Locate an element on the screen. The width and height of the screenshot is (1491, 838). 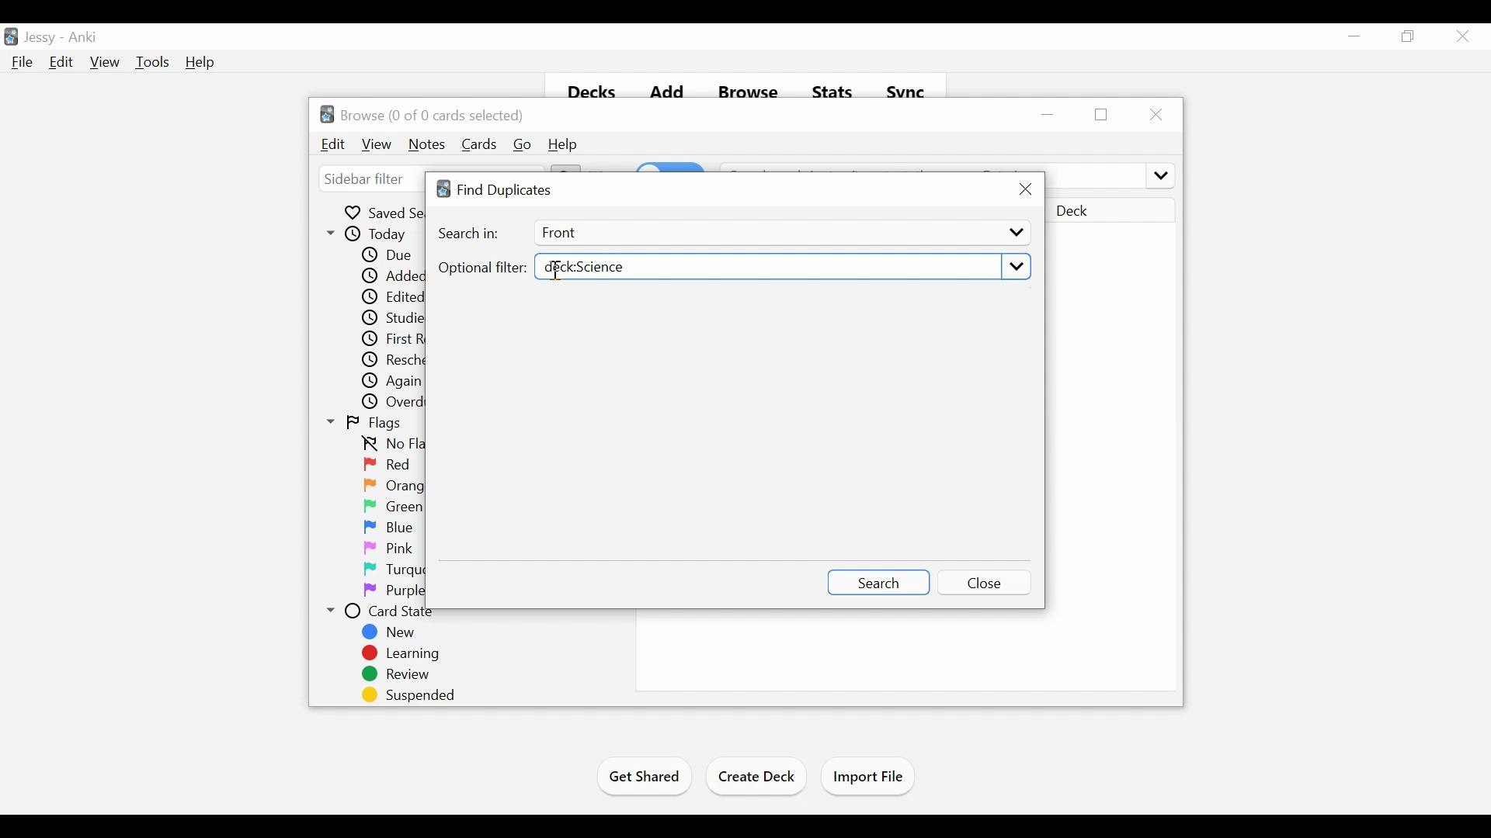
Deck is located at coordinates (1110, 212).